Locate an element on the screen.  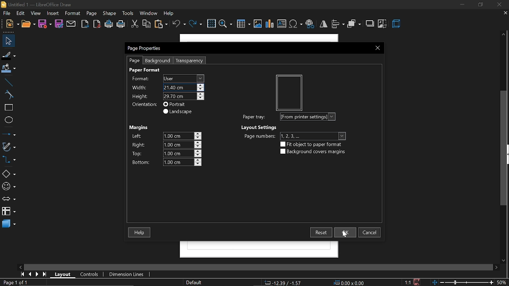
21.40cm is located at coordinates (183, 88).